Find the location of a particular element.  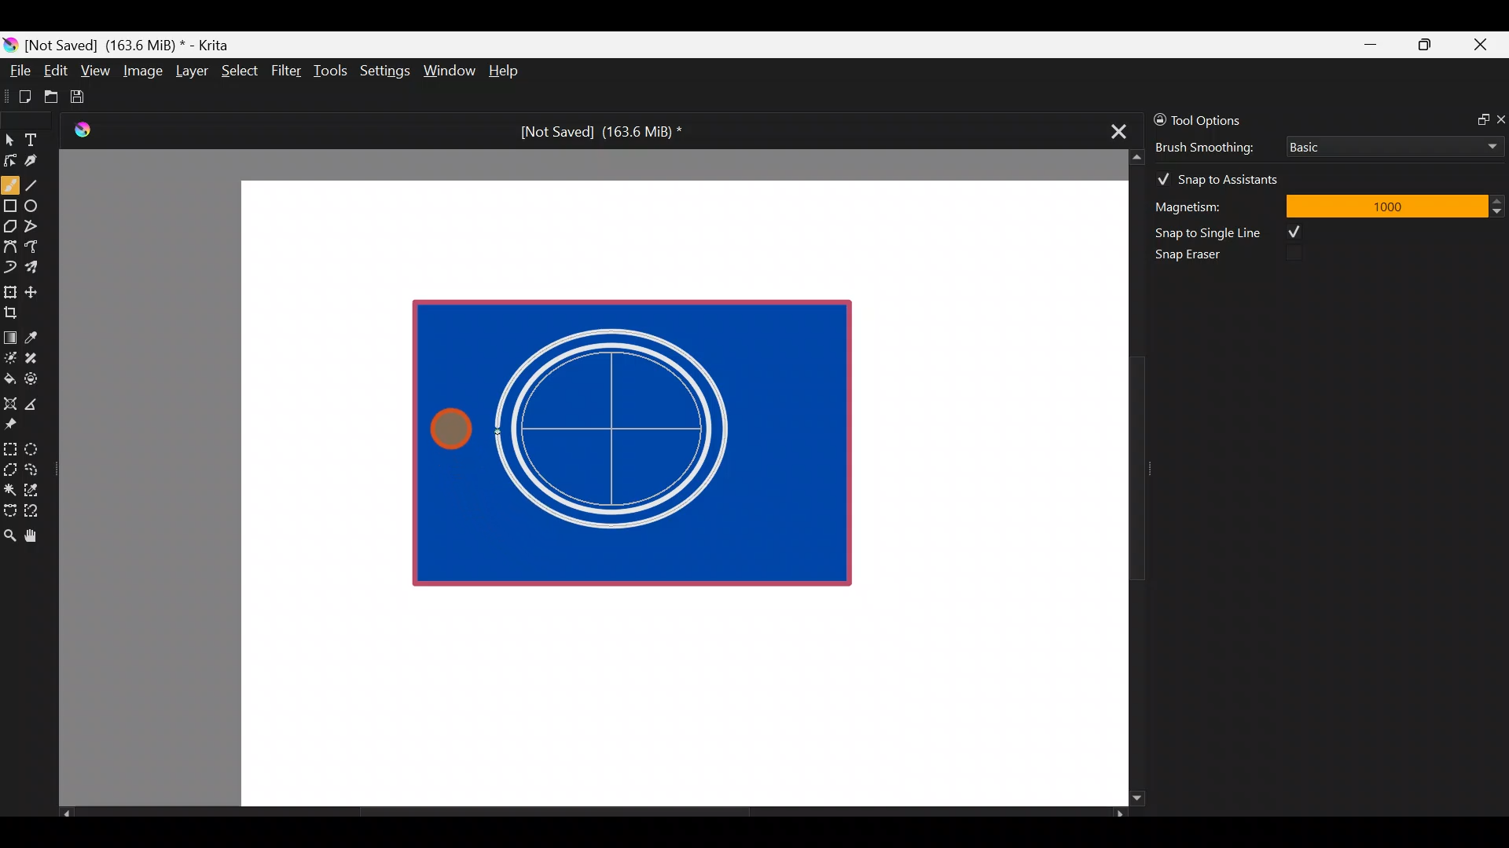

Increase is located at coordinates (1500, 200).